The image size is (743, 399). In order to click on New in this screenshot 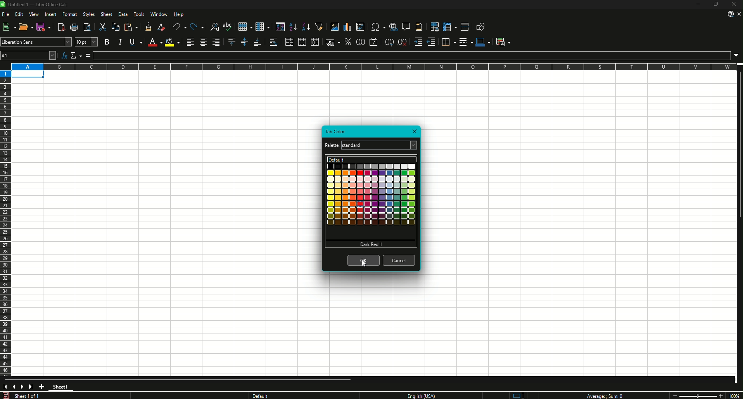, I will do `click(9, 27)`.